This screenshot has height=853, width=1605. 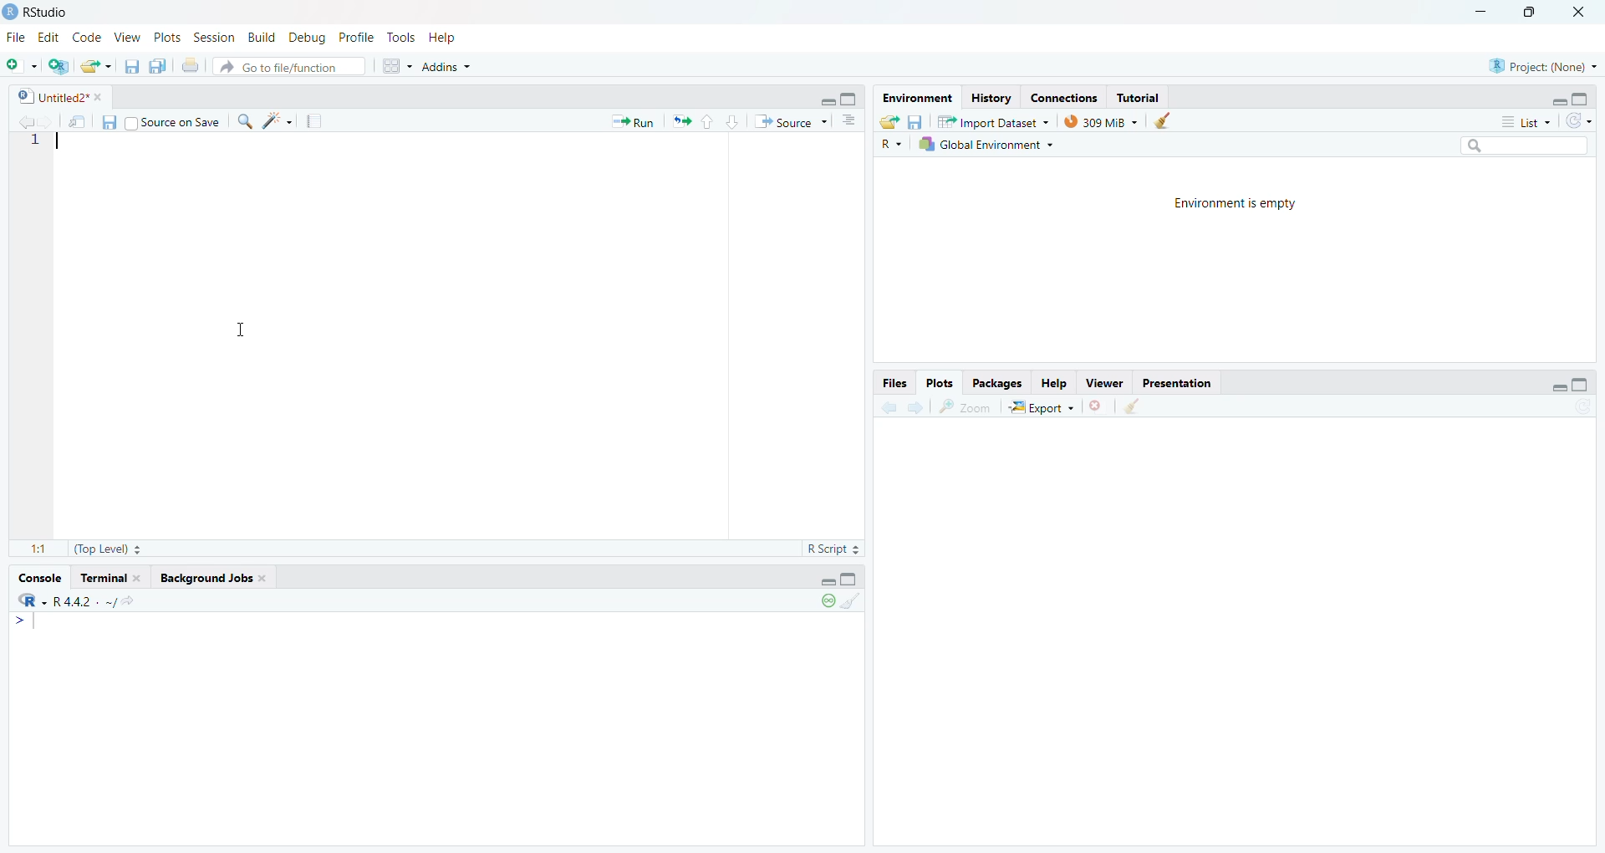 I want to click on maximise, so click(x=1582, y=383).